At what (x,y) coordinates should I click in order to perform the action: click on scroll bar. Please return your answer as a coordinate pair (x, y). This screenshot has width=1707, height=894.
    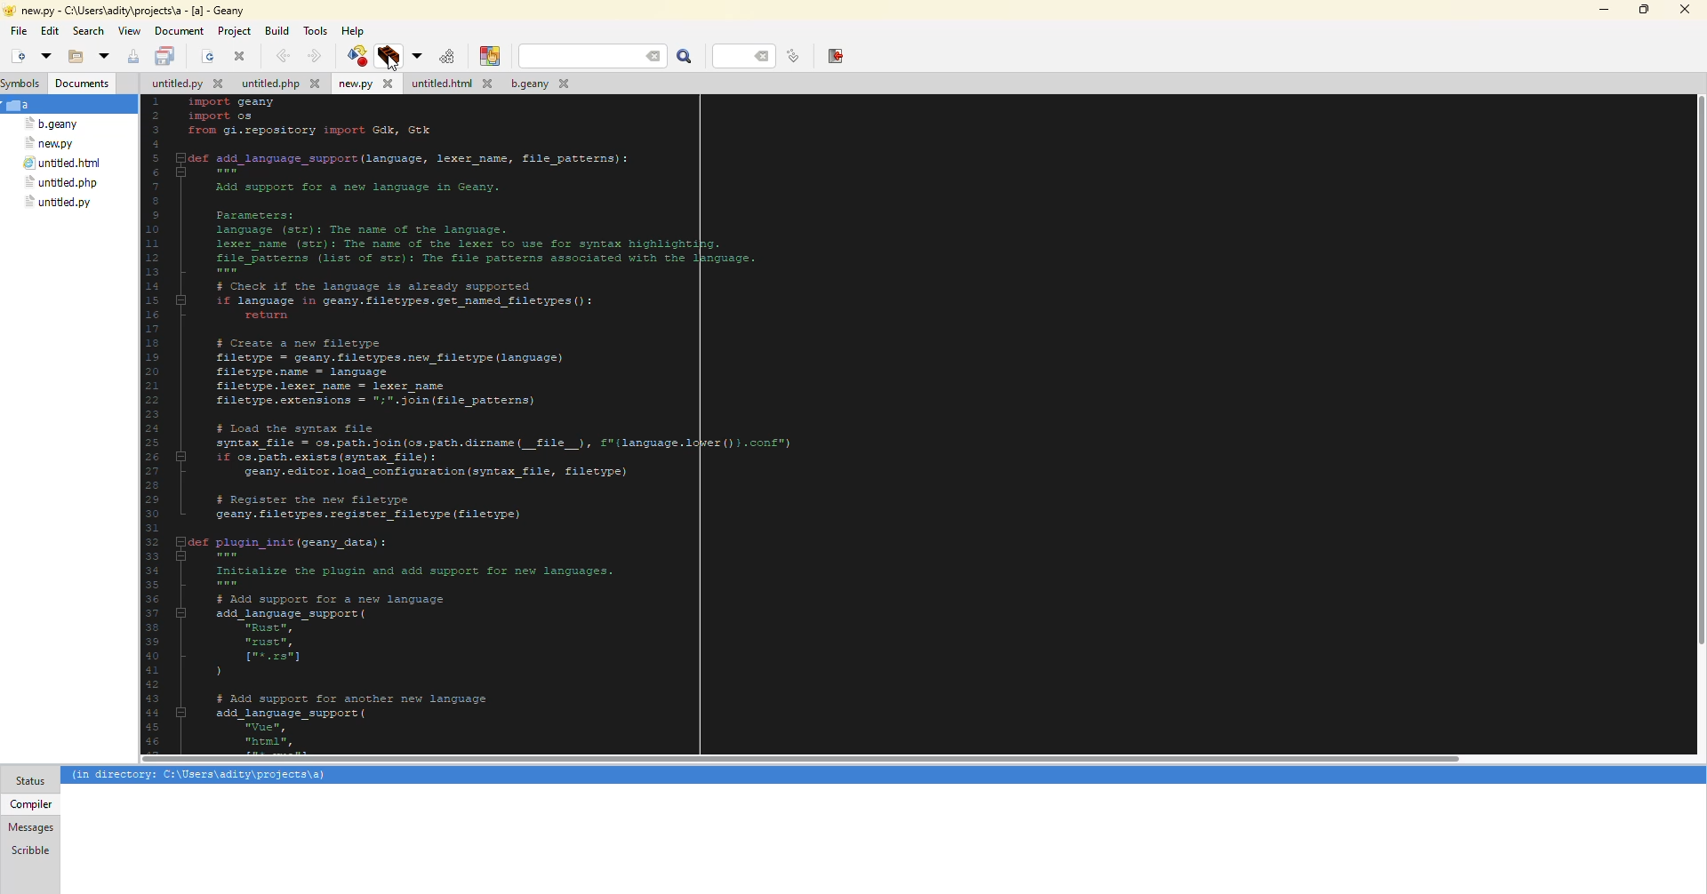
    Looking at the image, I should click on (1700, 376).